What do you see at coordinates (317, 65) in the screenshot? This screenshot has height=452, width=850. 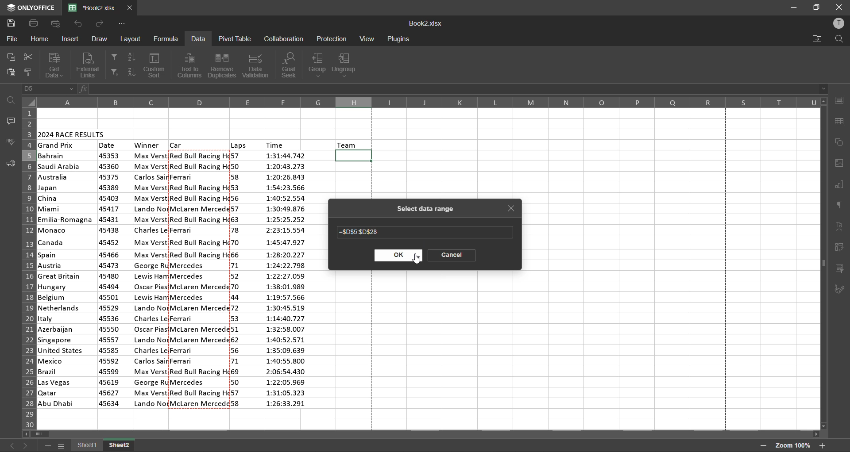 I see `group` at bounding box center [317, 65].